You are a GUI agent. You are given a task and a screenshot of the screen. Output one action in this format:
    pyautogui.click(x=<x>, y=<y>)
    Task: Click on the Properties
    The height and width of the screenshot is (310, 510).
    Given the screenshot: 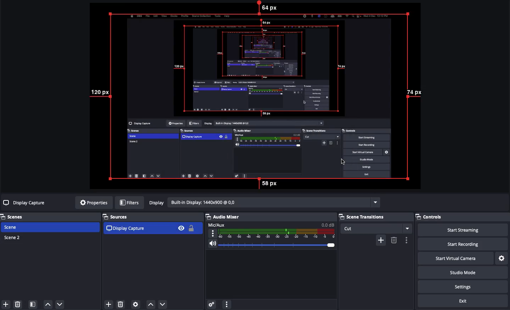 What is the action you would take?
    pyautogui.click(x=92, y=203)
    